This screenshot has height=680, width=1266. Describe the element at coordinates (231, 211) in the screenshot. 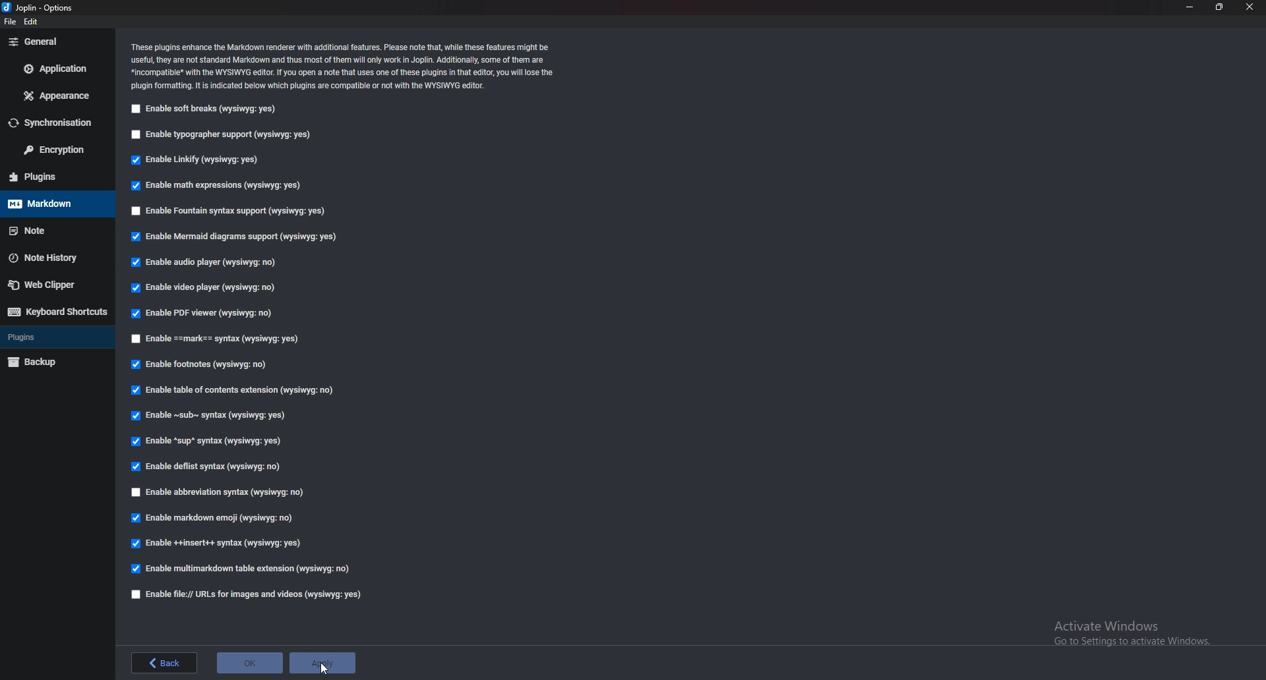

I see `Enable fountain syntax support` at that location.